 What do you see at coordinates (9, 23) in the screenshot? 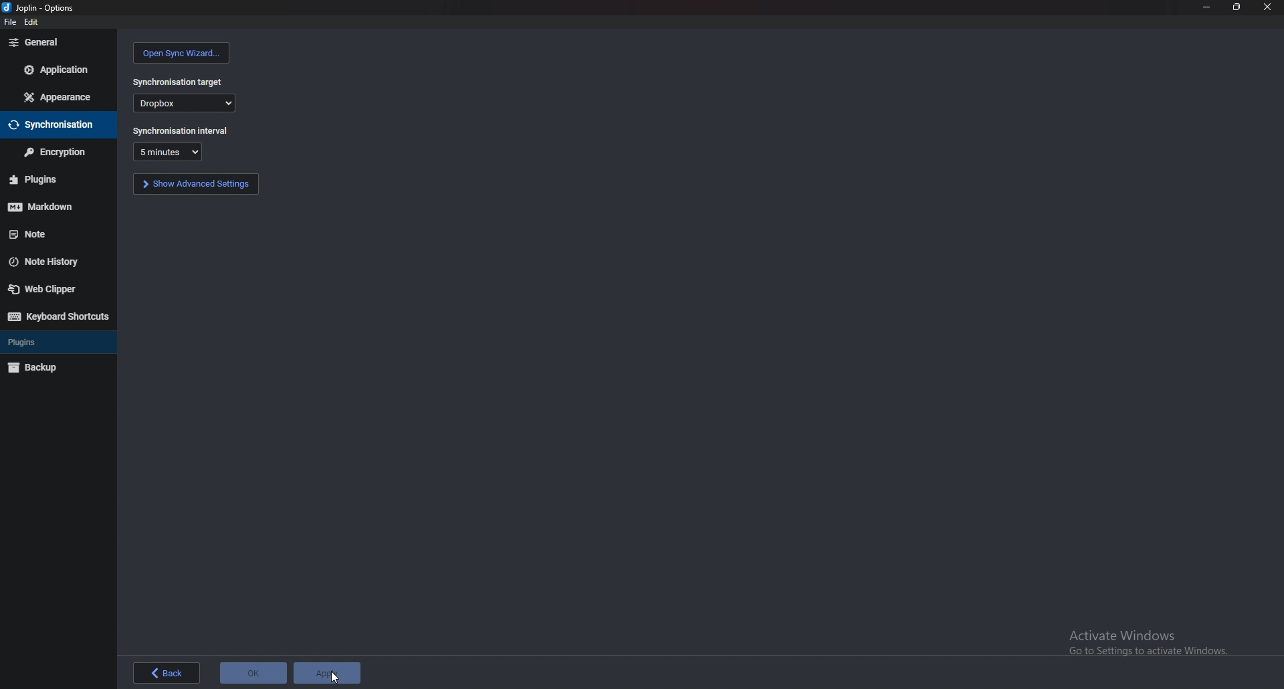
I see `file` at bounding box center [9, 23].